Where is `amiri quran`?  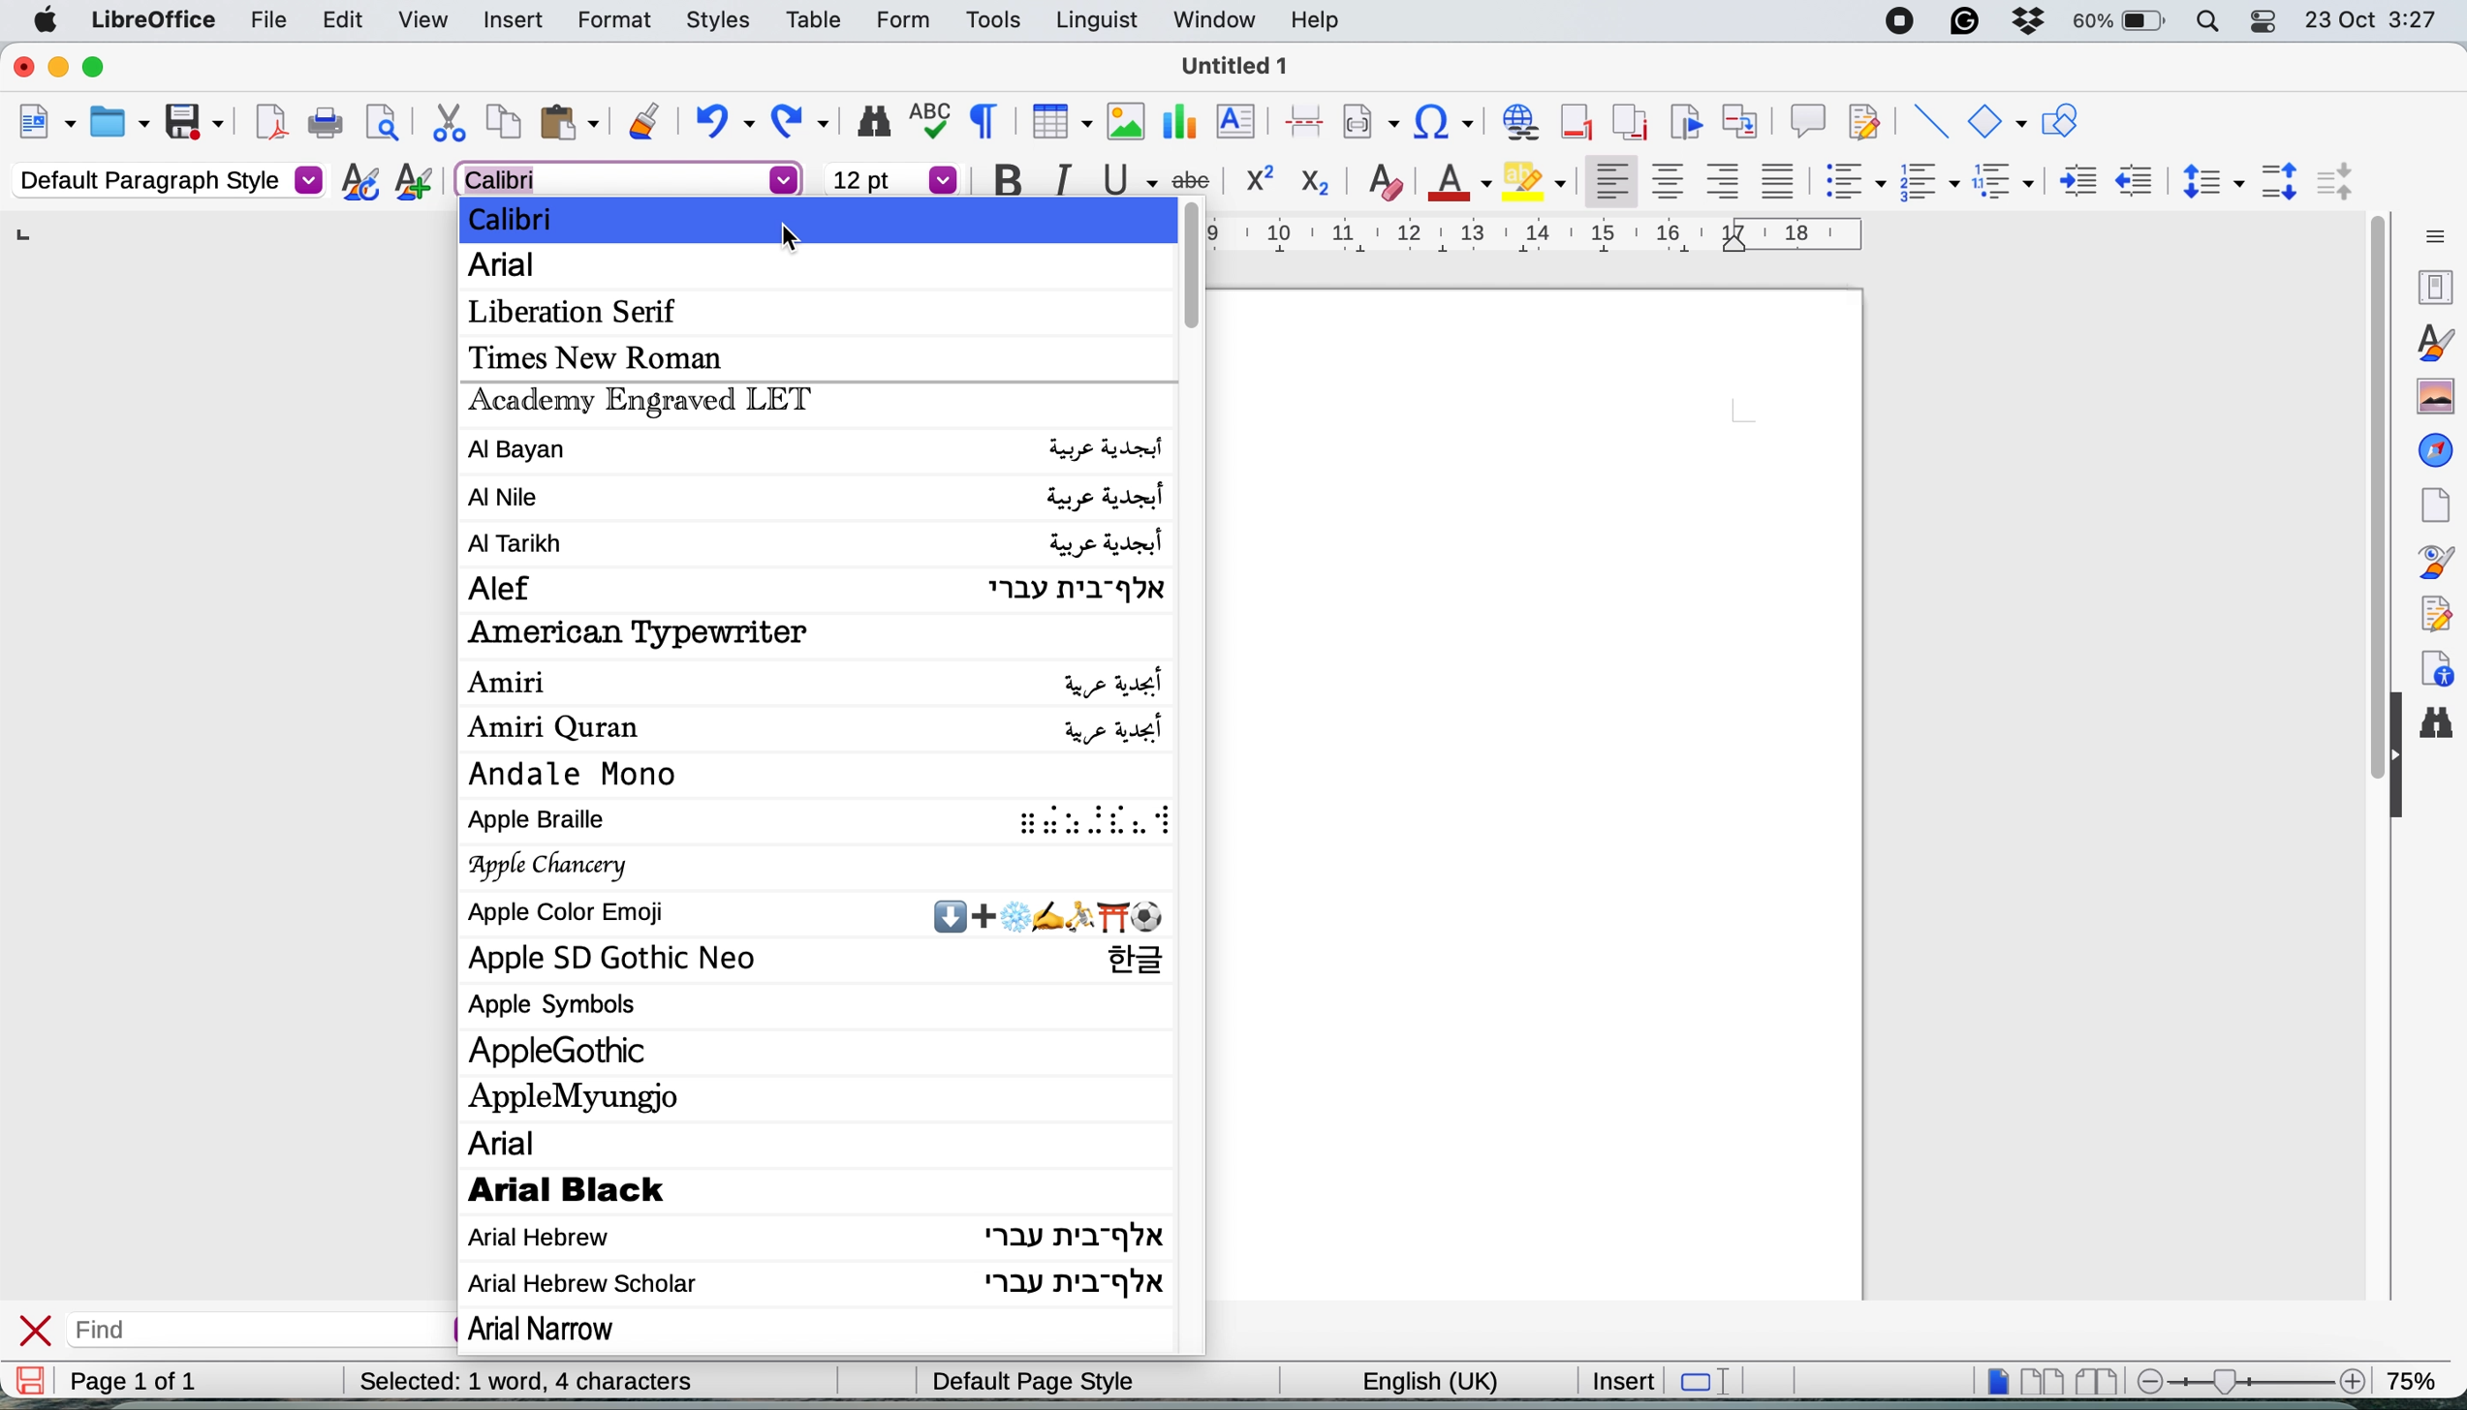
amiri quran is located at coordinates (818, 731).